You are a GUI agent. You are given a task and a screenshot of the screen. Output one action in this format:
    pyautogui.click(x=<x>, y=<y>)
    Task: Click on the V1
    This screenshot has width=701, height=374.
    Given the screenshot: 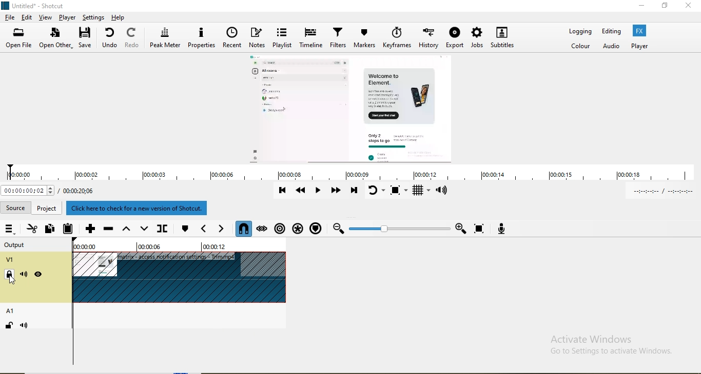 What is the action you would take?
    pyautogui.click(x=11, y=260)
    